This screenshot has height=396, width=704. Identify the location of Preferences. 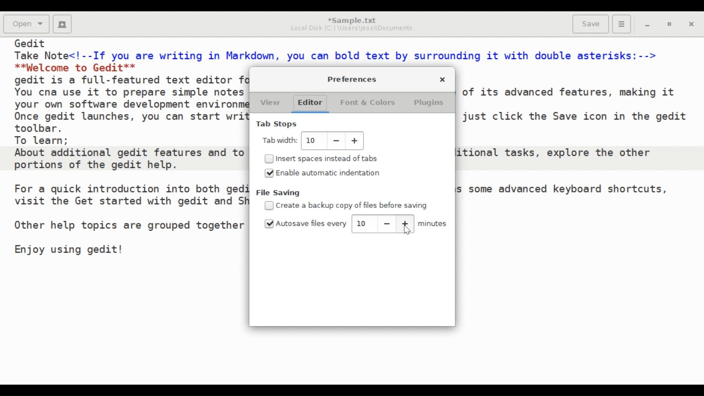
(352, 79).